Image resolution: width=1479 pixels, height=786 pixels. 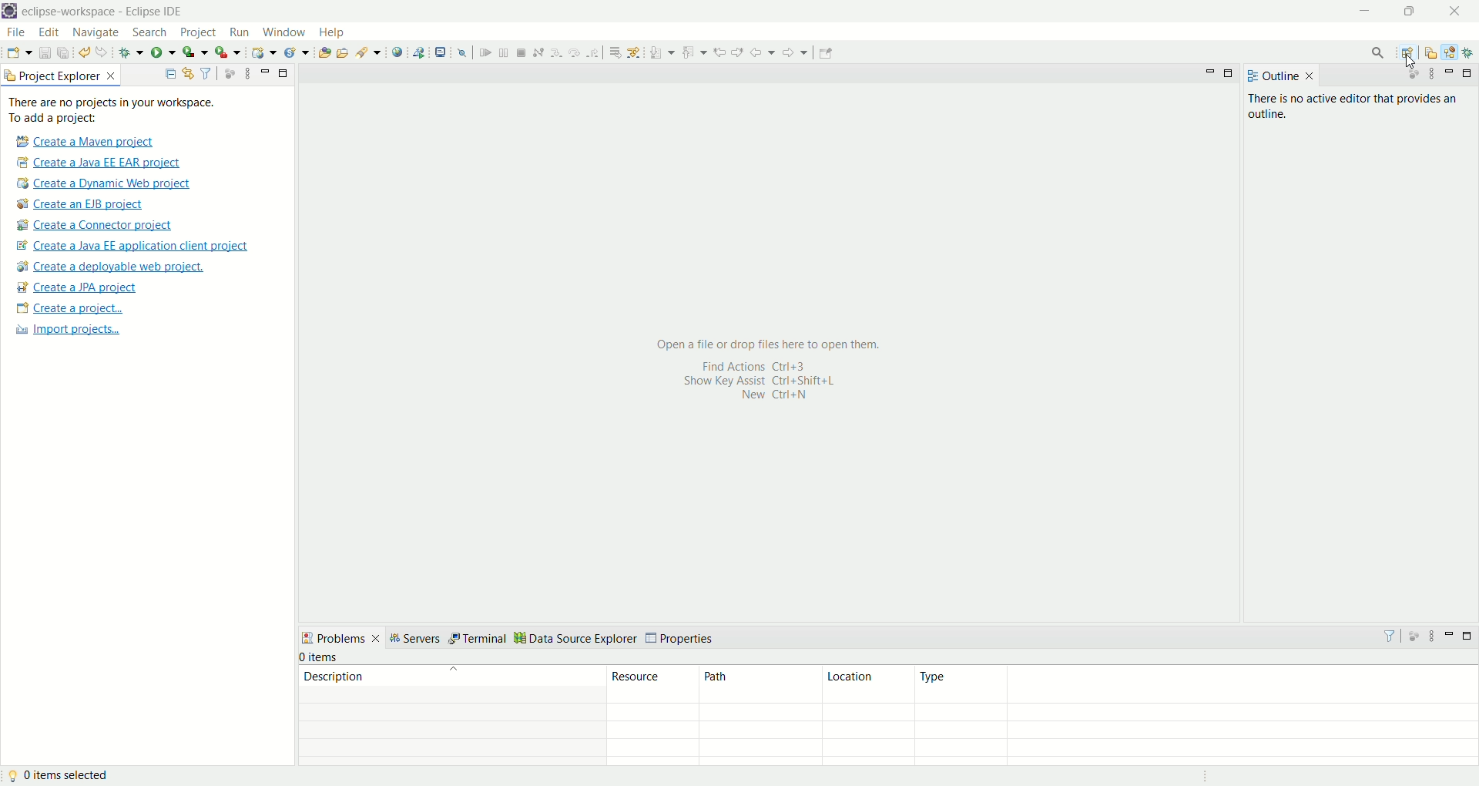 What do you see at coordinates (1450, 636) in the screenshot?
I see `minimize` at bounding box center [1450, 636].